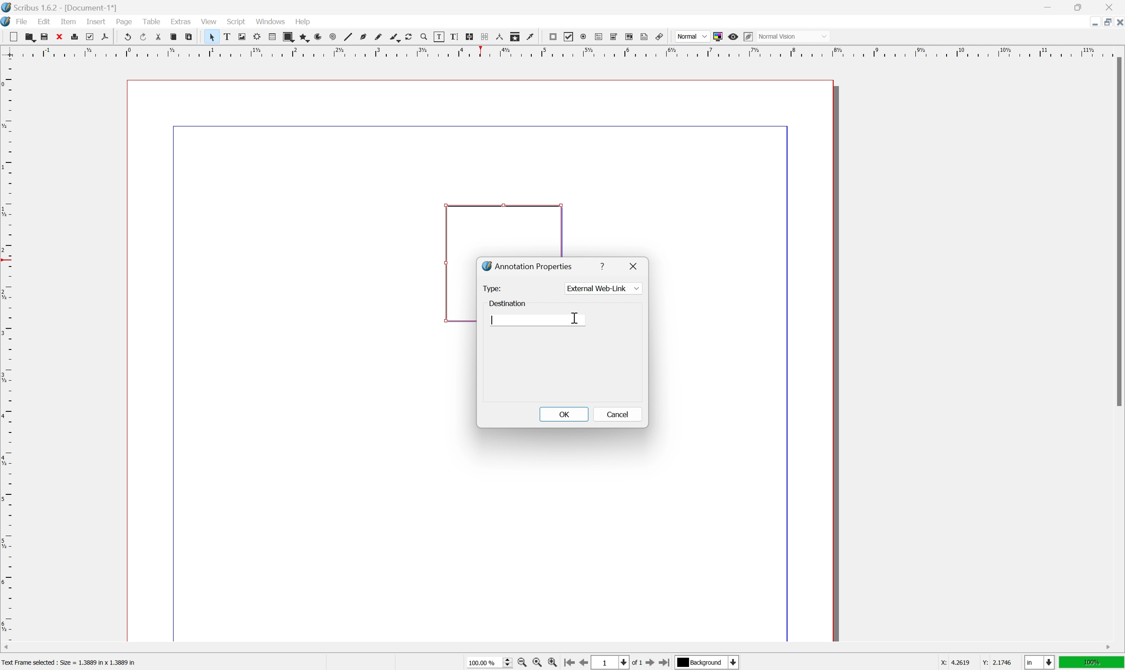 The height and width of the screenshot is (670, 1125). Describe the element at coordinates (489, 662) in the screenshot. I see `select current zoom level` at that location.